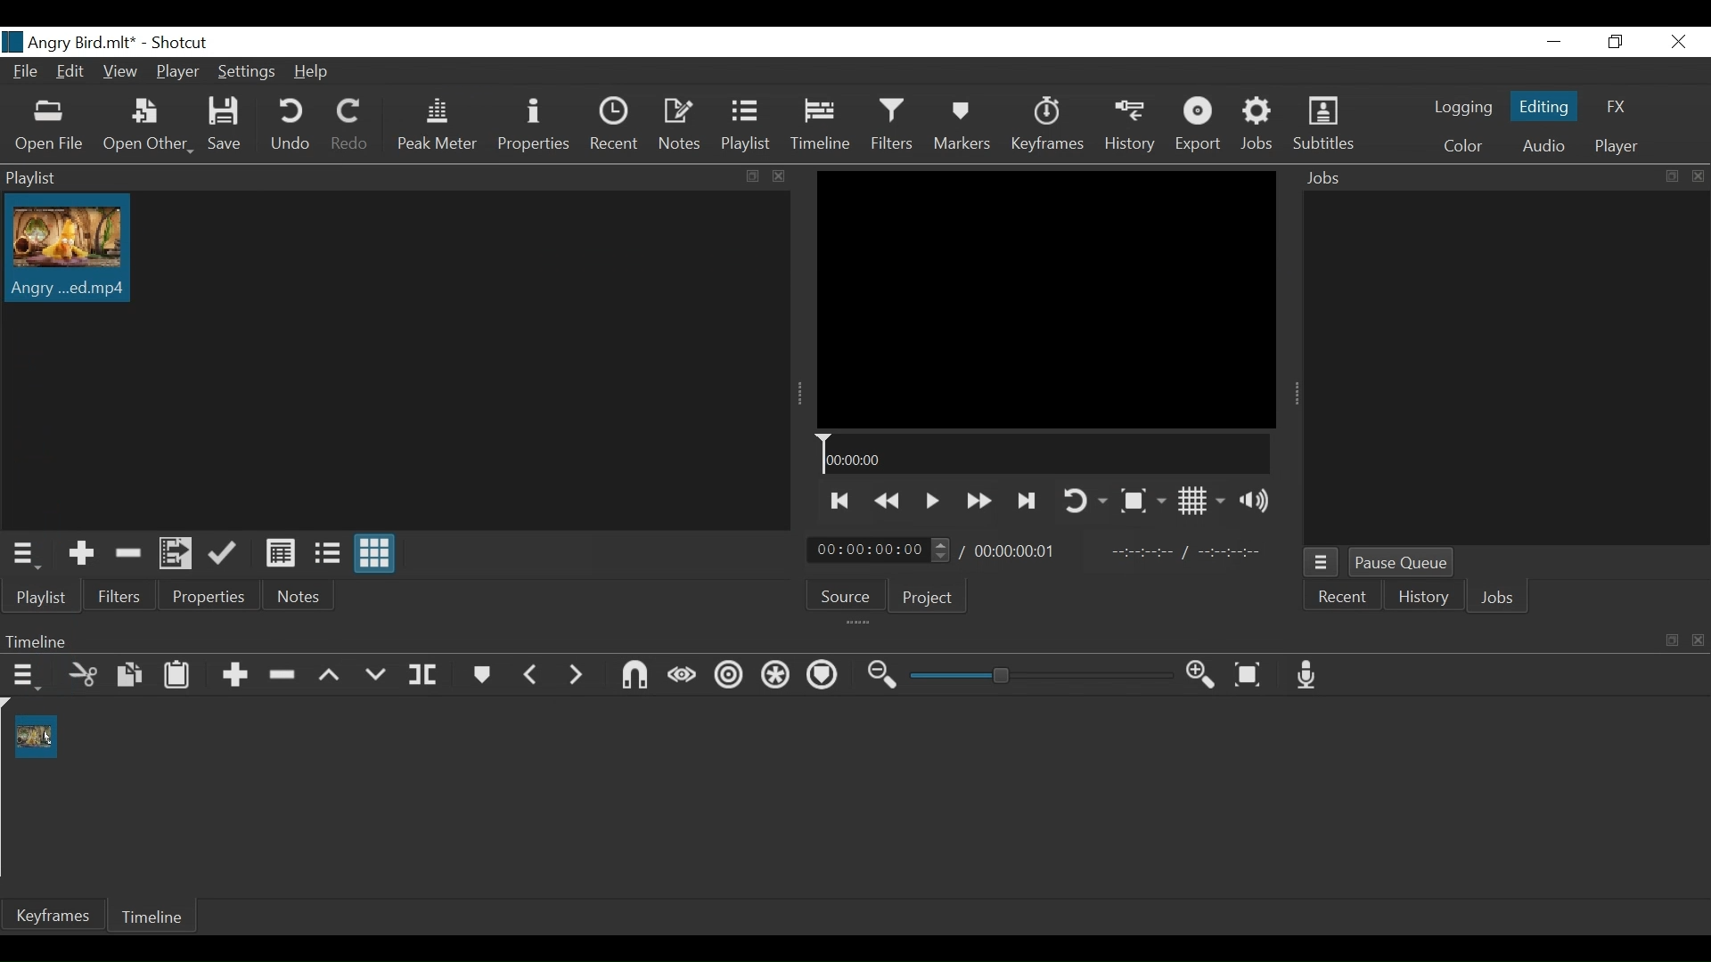 Image resolution: width=1711 pixels, height=962 pixels. I want to click on logging, so click(1464, 108).